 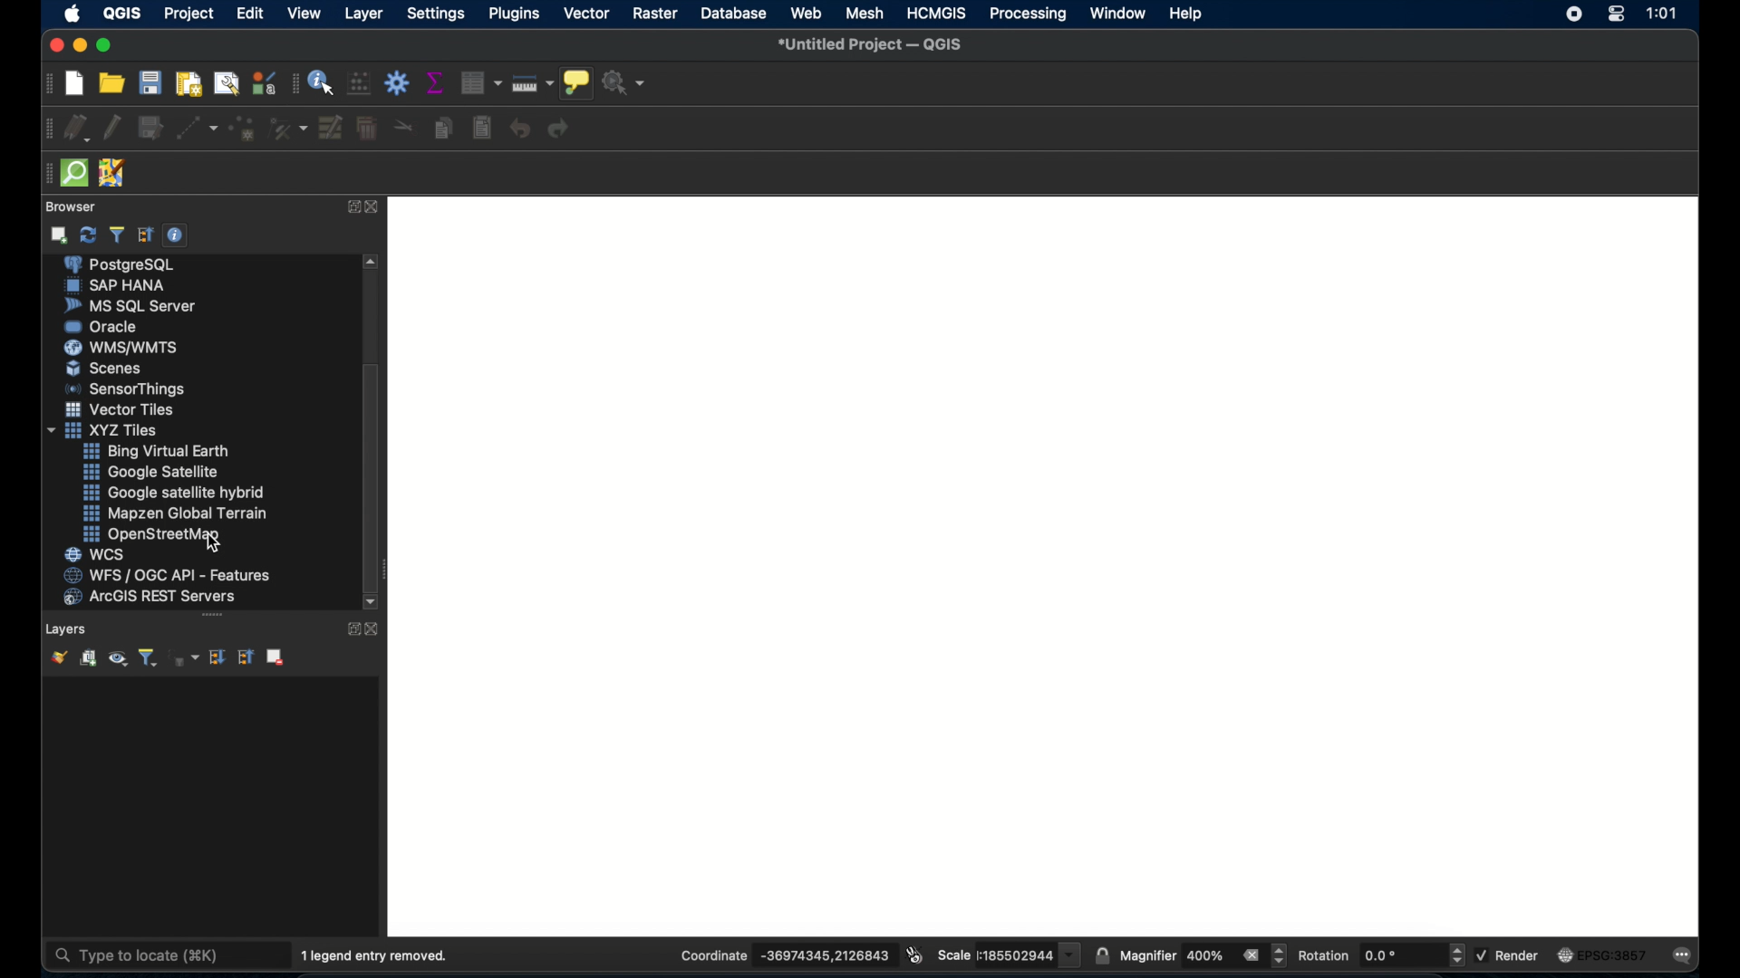 What do you see at coordinates (479, 81) in the screenshot?
I see `open attribute table` at bounding box center [479, 81].